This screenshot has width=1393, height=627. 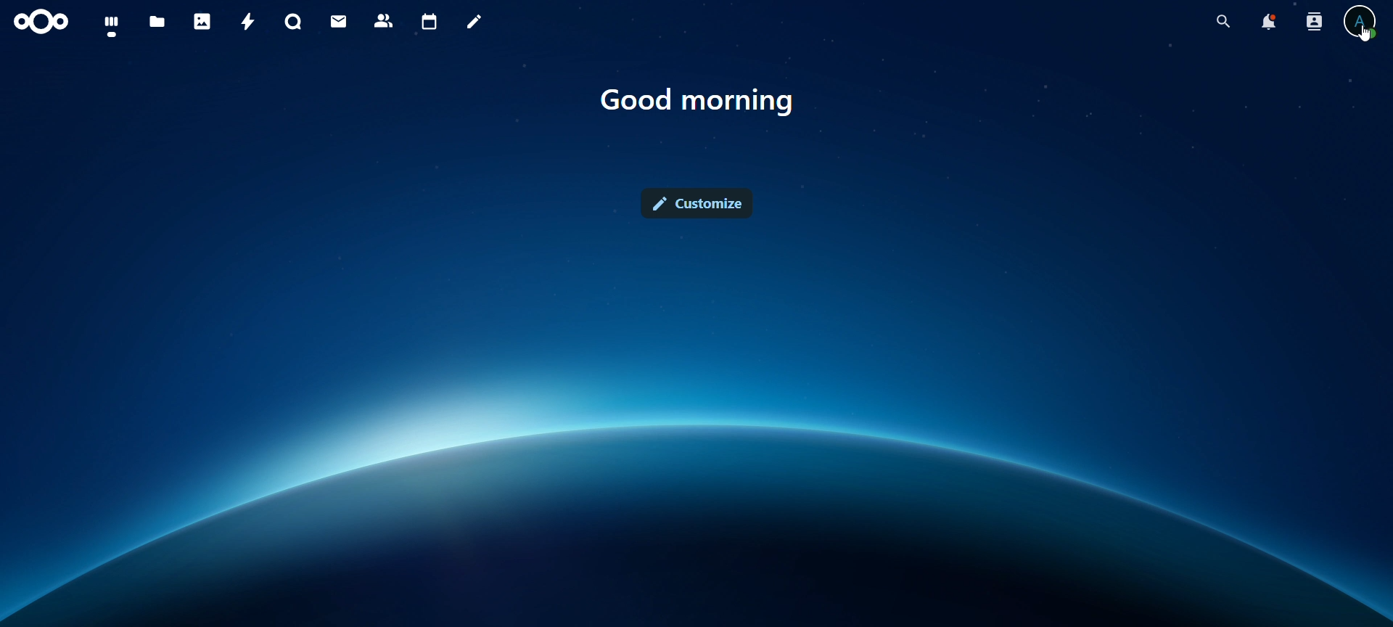 I want to click on view profile, so click(x=1360, y=22).